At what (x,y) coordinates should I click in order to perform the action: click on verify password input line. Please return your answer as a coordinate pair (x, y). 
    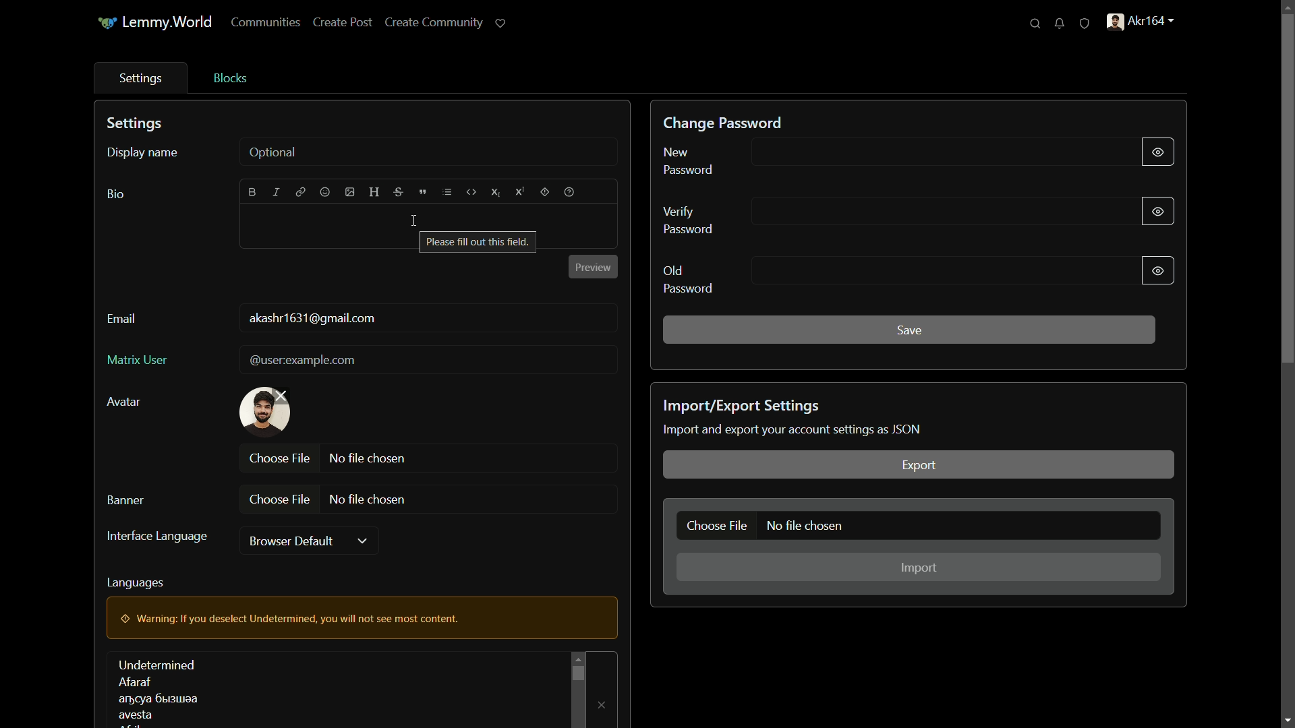
    Looking at the image, I should click on (945, 212).